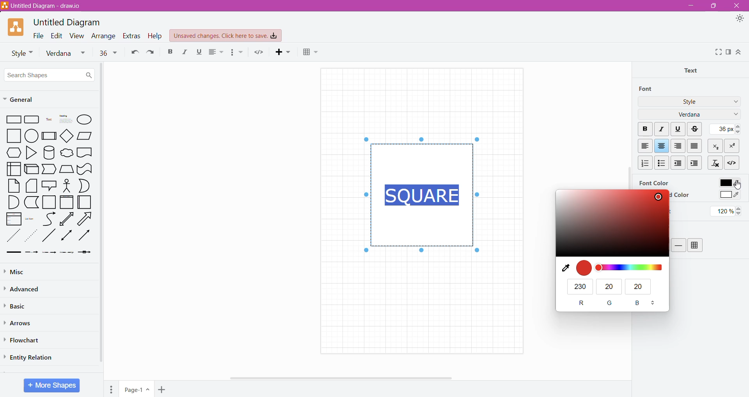  What do you see at coordinates (630, 268) in the screenshot?
I see `variation scale` at bounding box center [630, 268].